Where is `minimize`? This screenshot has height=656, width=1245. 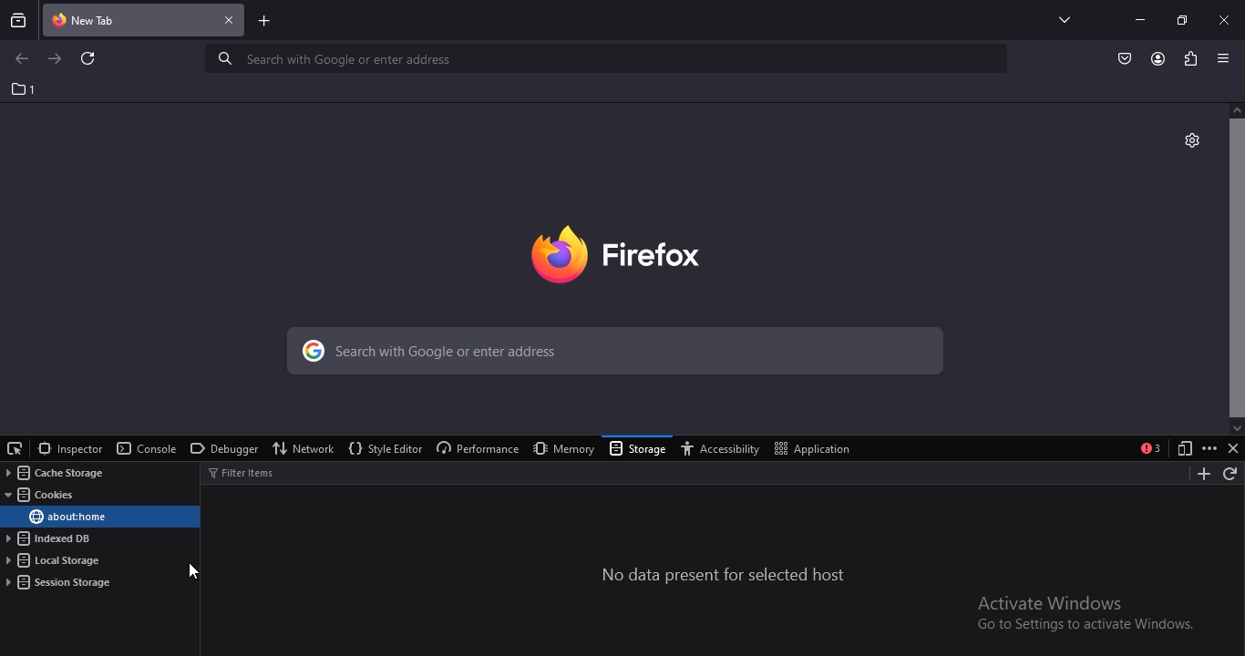
minimize is located at coordinates (1139, 19).